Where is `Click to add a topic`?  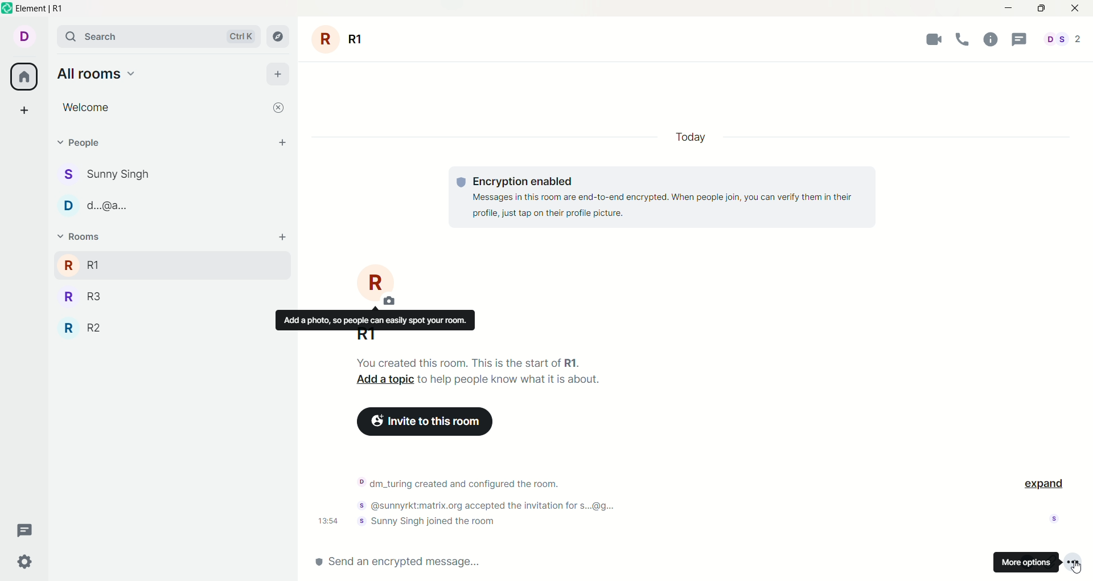
Click to add a topic is located at coordinates (385, 379).